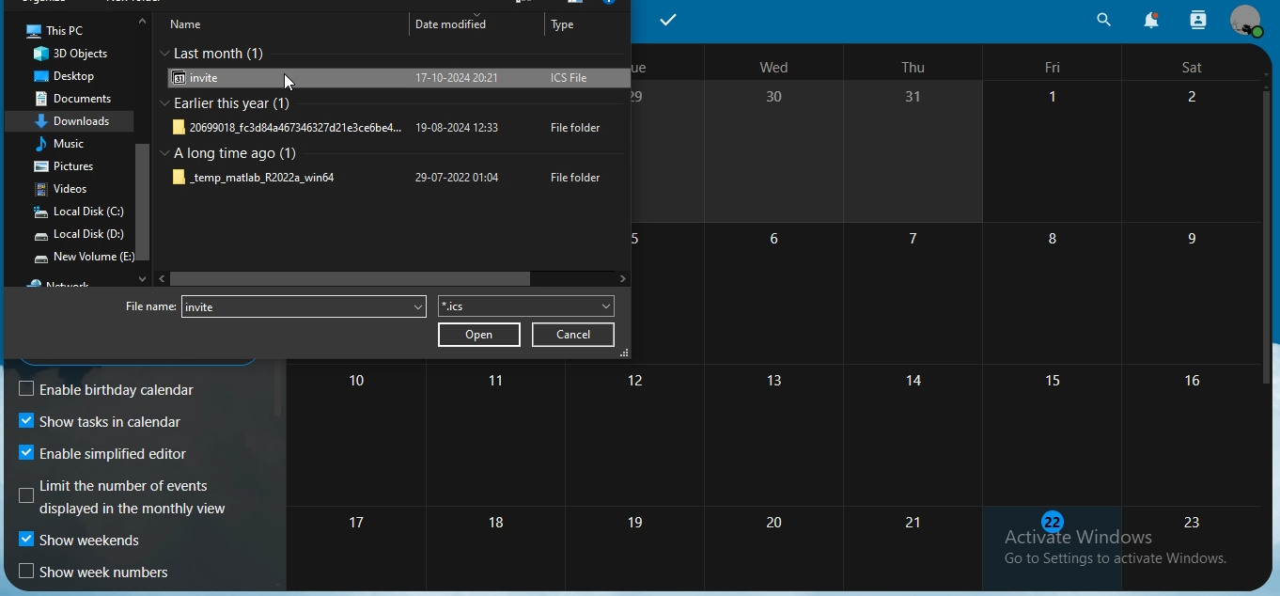 The height and width of the screenshot is (596, 1280). Describe the element at coordinates (566, 28) in the screenshot. I see `type` at that location.